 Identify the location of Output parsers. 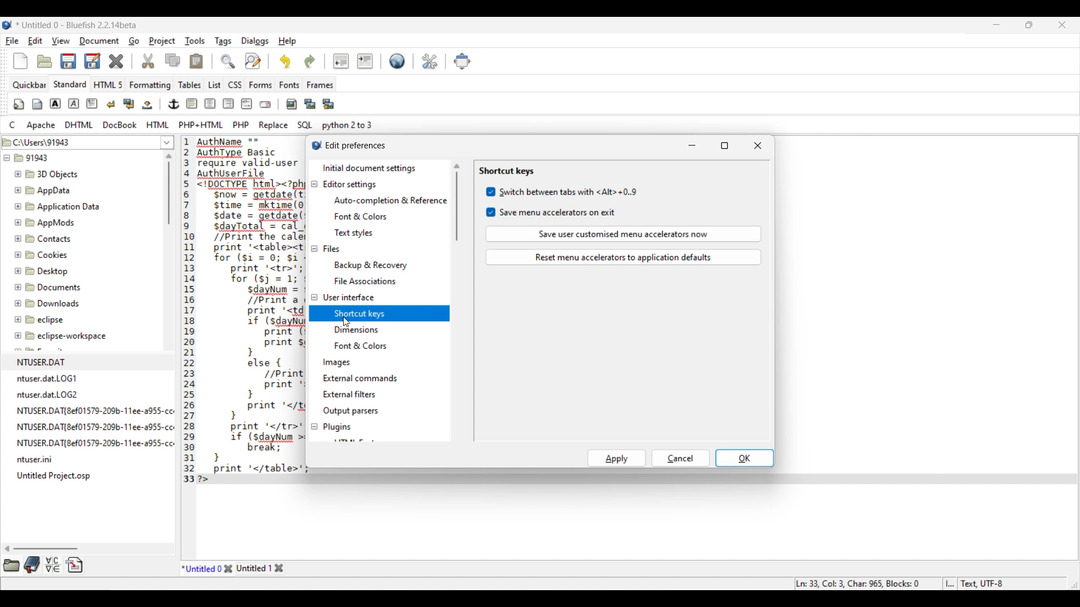
(350, 411).